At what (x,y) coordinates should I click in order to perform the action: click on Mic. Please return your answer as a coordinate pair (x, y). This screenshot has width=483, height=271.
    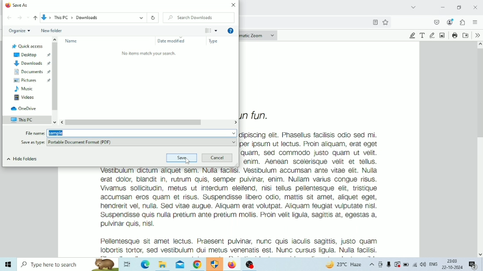
    Looking at the image, I should click on (389, 264).